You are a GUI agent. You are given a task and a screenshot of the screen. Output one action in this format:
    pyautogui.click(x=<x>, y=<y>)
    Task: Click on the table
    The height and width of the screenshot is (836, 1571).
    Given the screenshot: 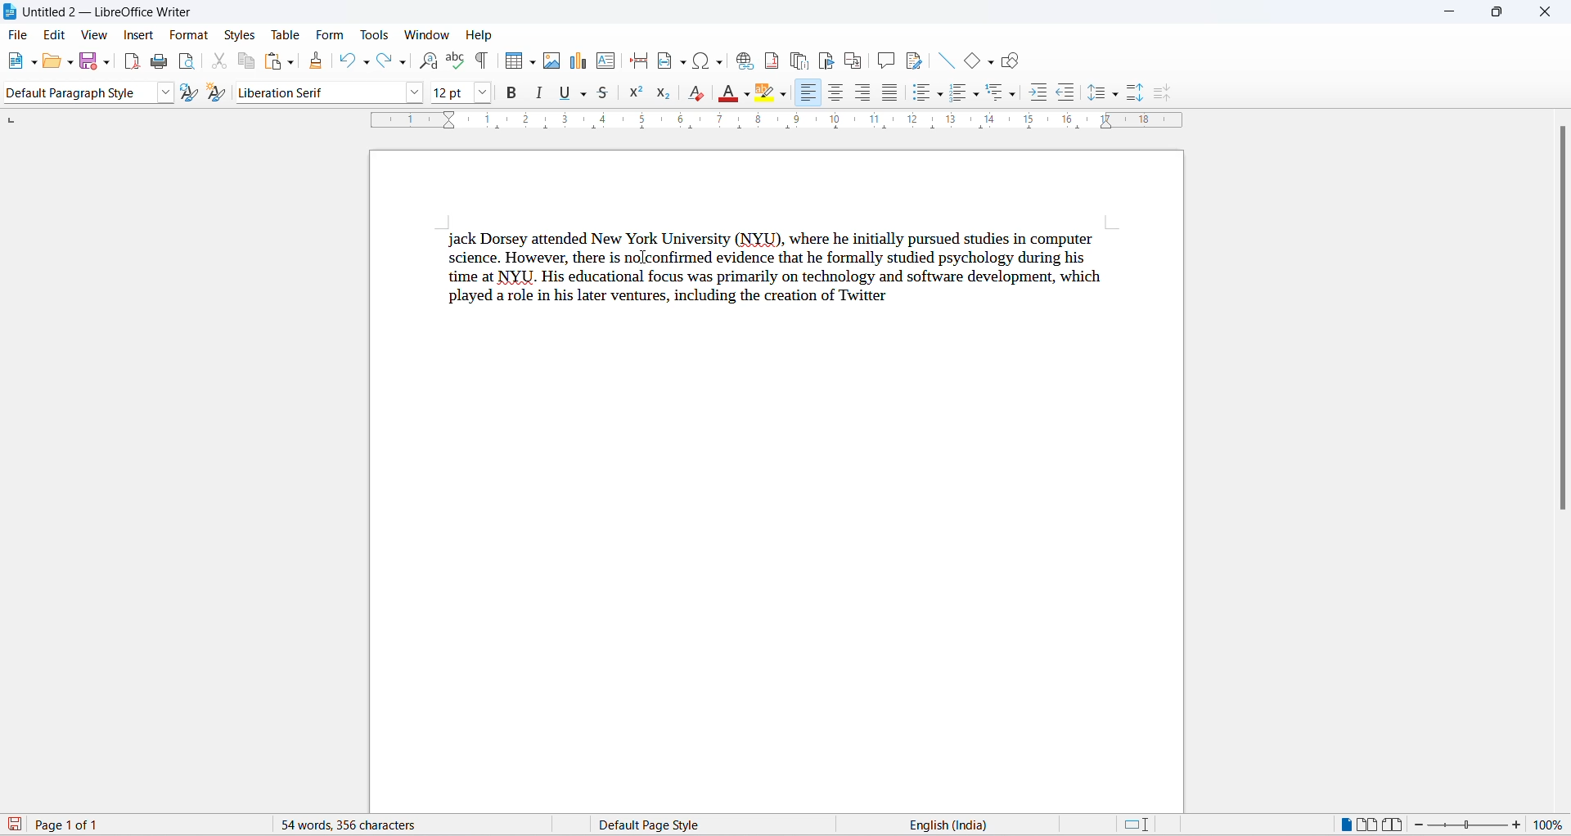 What is the action you would take?
    pyautogui.click(x=287, y=33)
    